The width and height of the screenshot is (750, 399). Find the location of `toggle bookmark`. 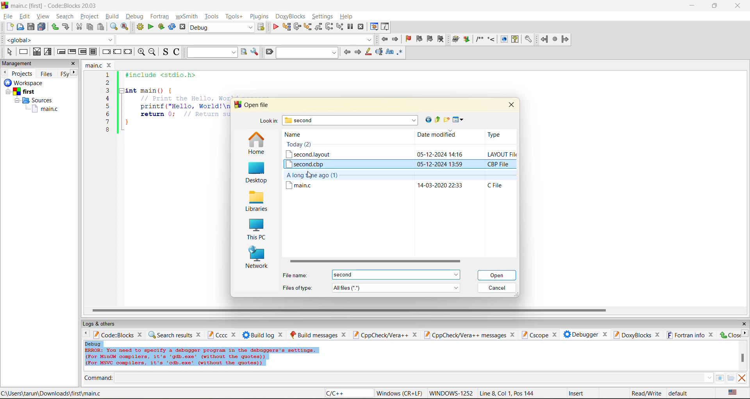

toggle bookmark is located at coordinates (409, 39).